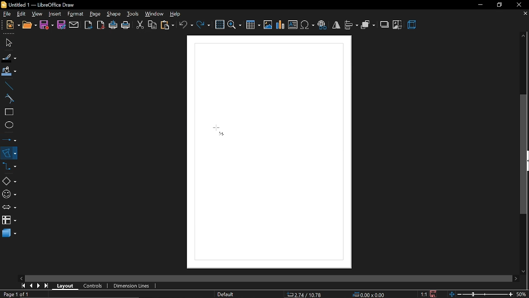  I want to click on close current tab, so click(524, 14).